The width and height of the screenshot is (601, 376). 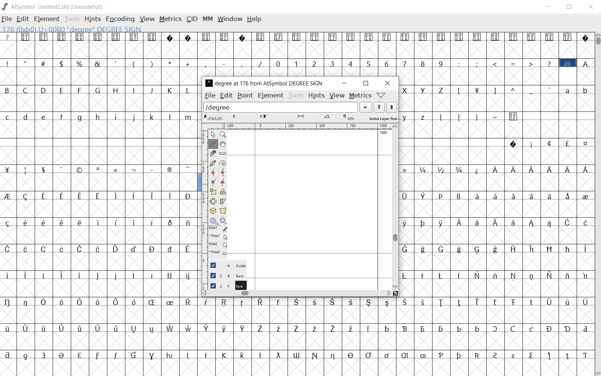 What do you see at coordinates (212, 192) in the screenshot?
I see `scale the selection` at bounding box center [212, 192].